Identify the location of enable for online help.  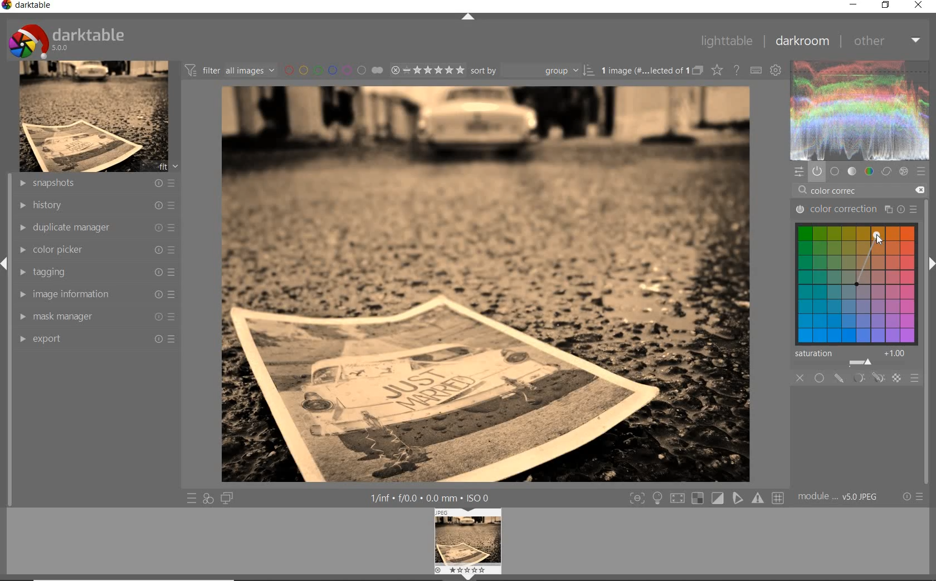
(737, 70).